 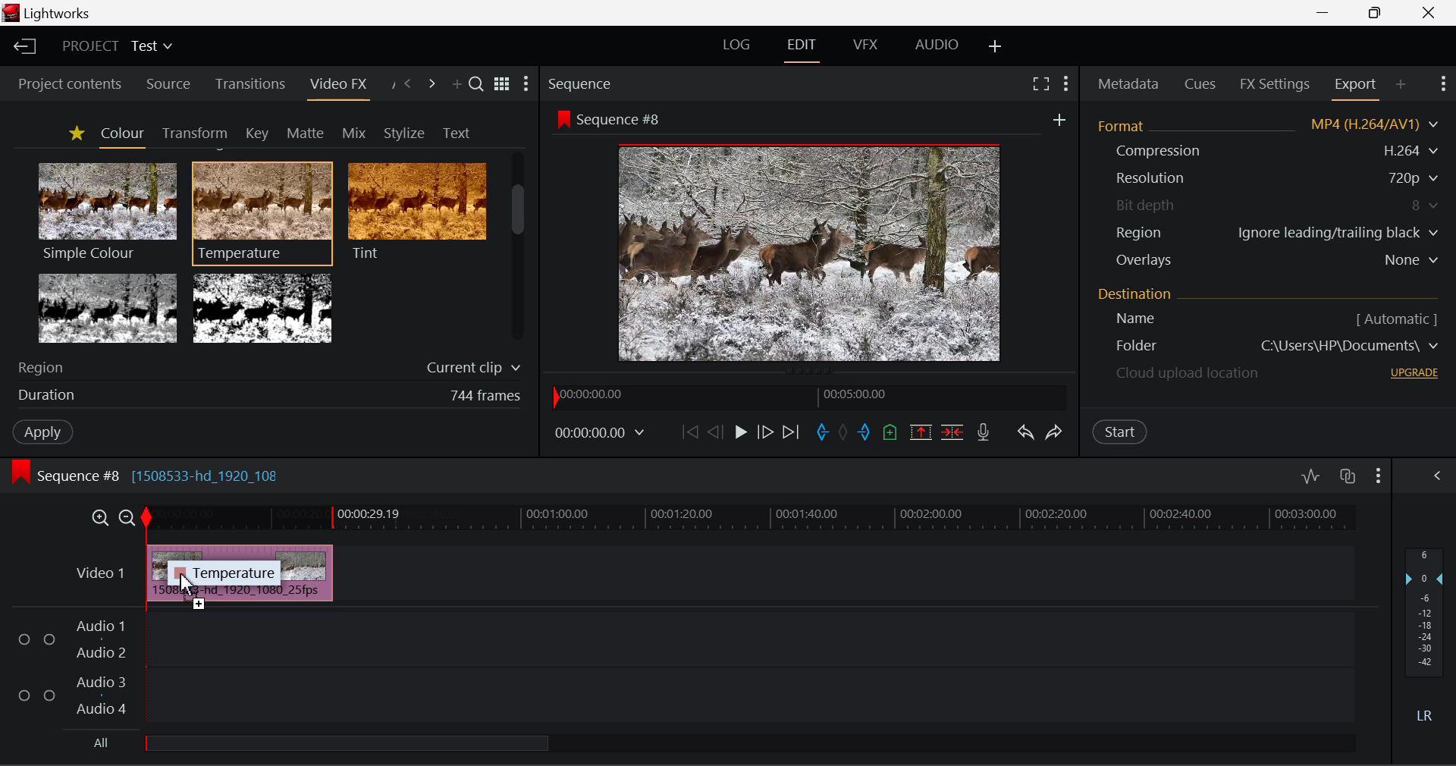 I want to click on Close, so click(x=1429, y=11).